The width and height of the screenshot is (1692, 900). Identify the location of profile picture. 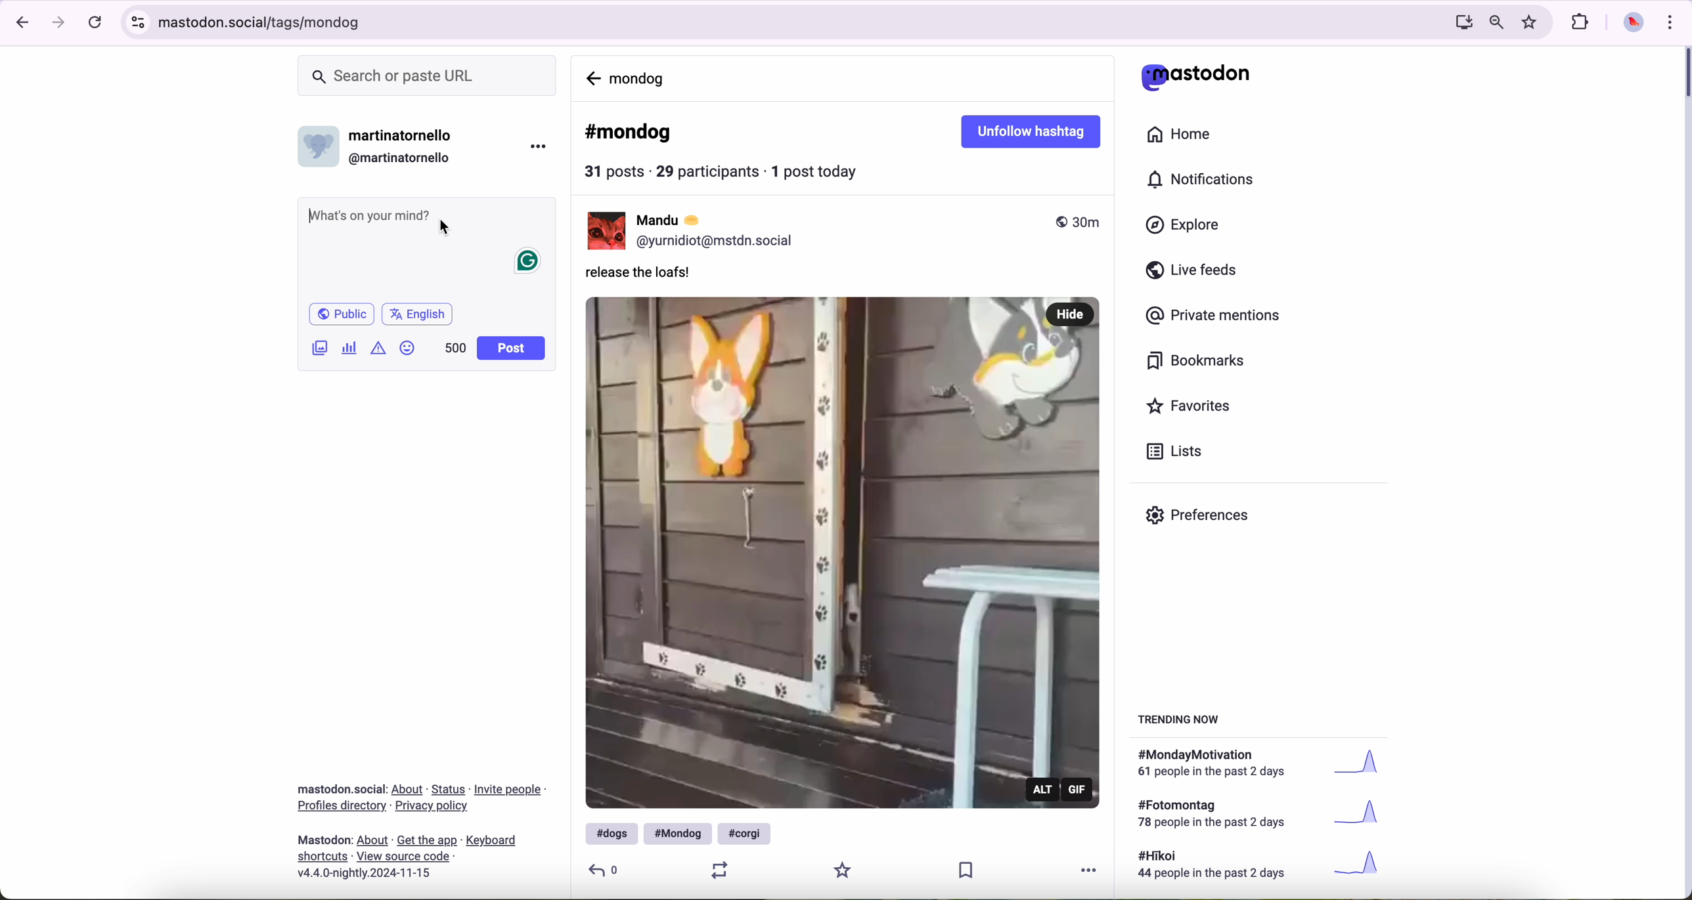
(1634, 24).